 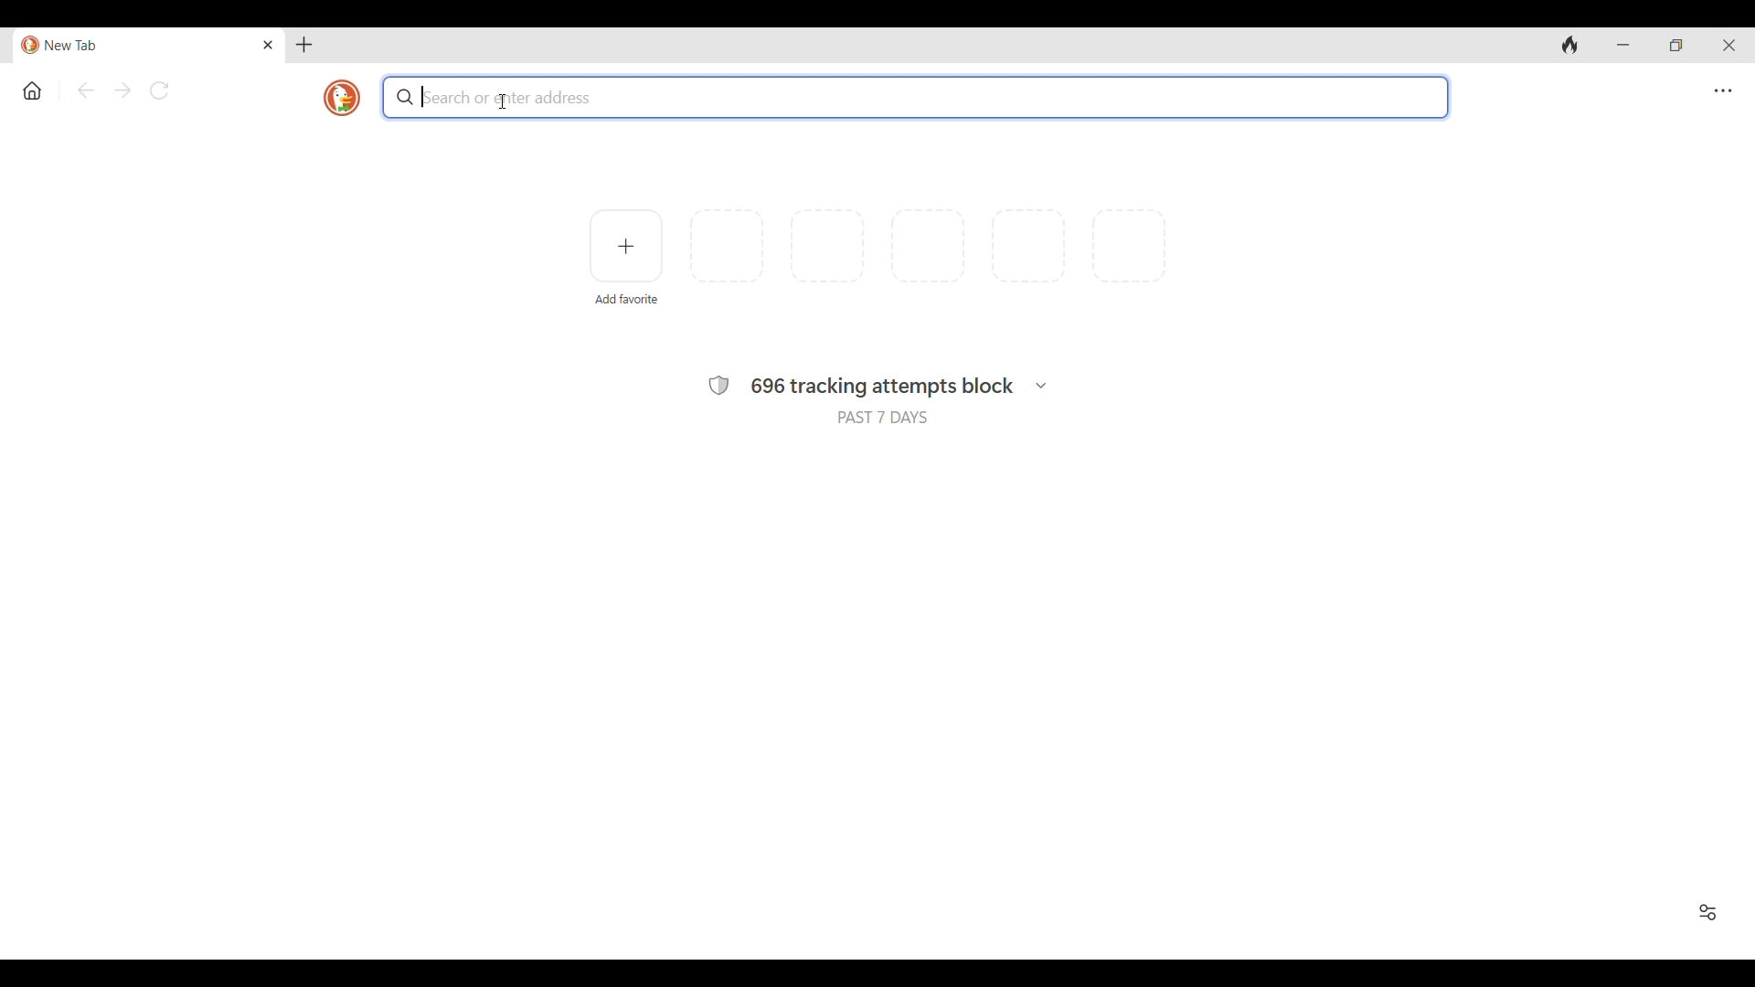 What do you see at coordinates (134, 46) in the screenshot?
I see `New Tab` at bounding box center [134, 46].